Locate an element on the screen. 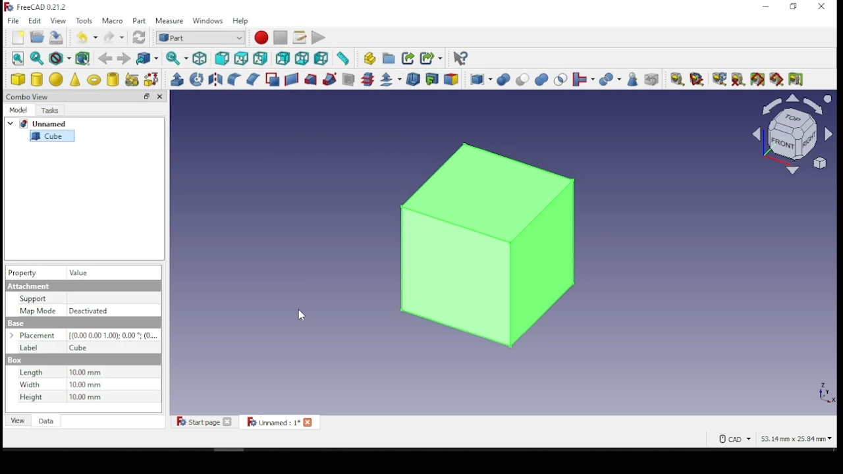 The image size is (843, 474). undo is located at coordinates (87, 36).